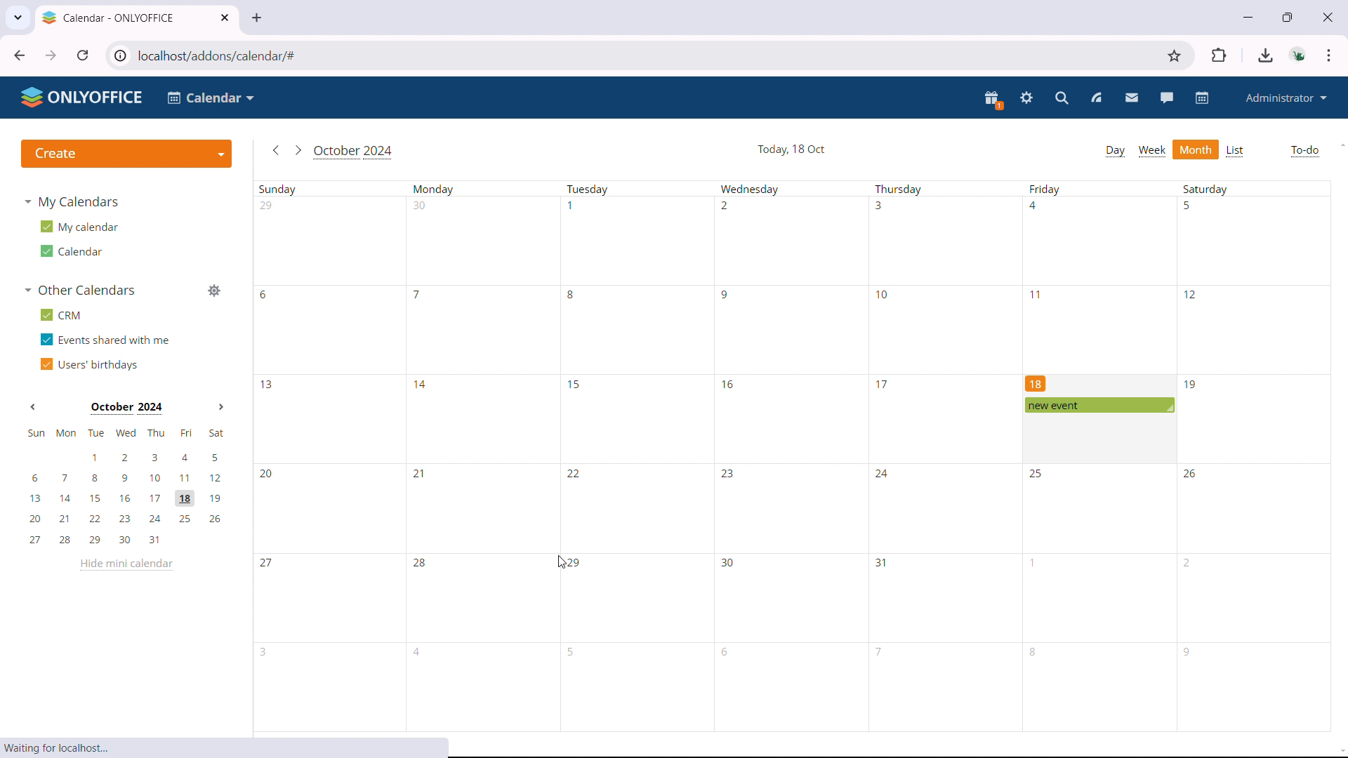 This screenshot has height=758, width=1348. Describe the element at coordinates (1300, 55) in the screenshot. I see `accounts` at that location.